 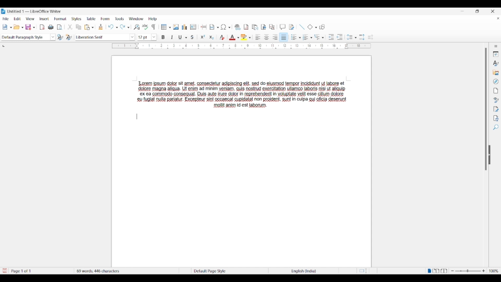 I want to click on Selected underline for text, so click(x=180, y=37).